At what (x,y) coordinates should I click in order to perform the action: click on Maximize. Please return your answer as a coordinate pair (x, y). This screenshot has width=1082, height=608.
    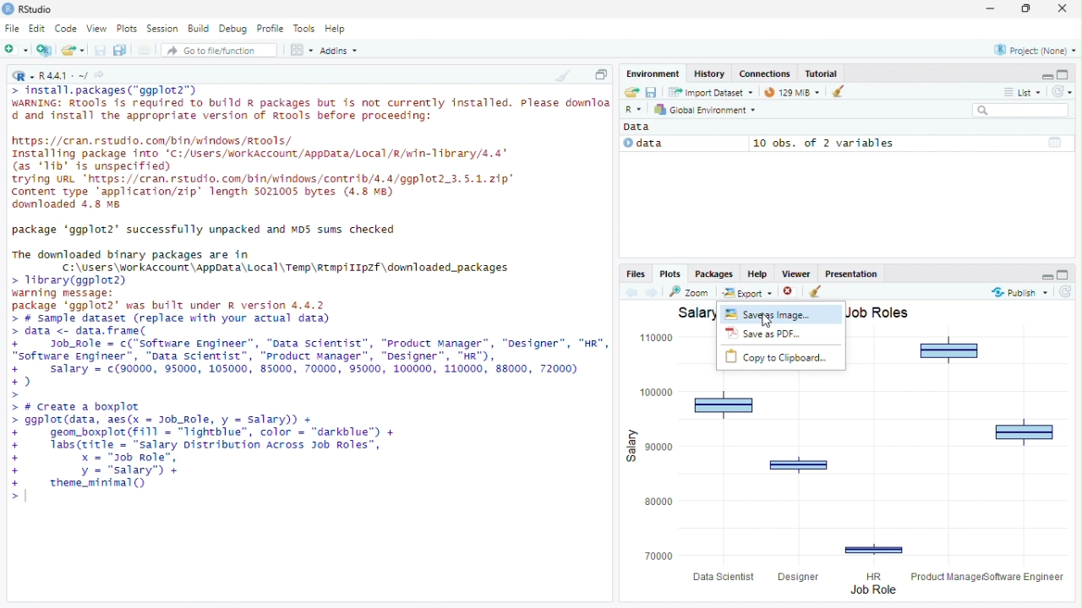
    Looking at the image, I should click on (1067, 73).